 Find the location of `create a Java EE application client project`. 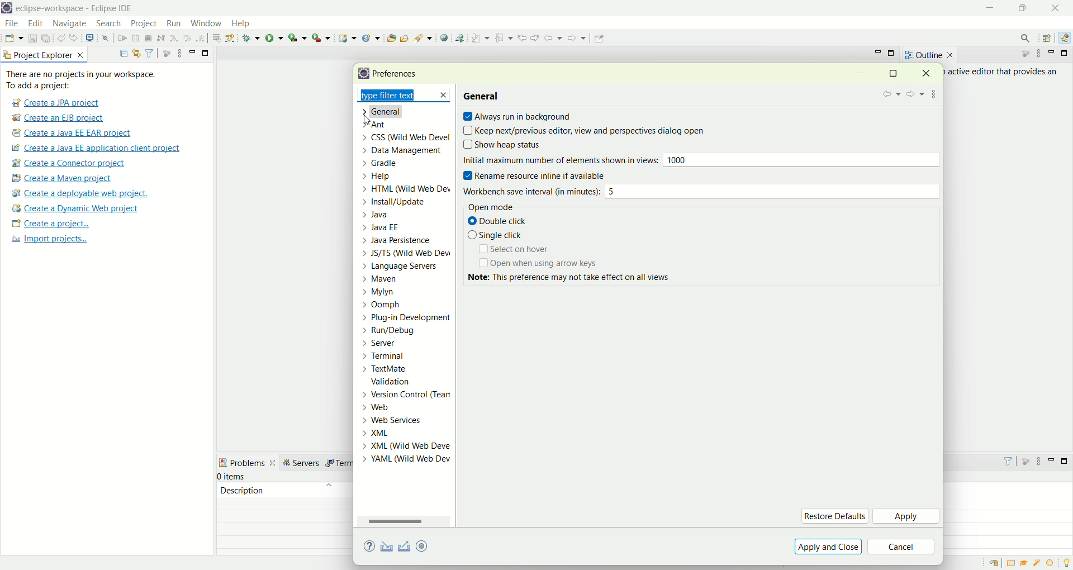

create a Java EE application client project is located at coordinates (96, 150).